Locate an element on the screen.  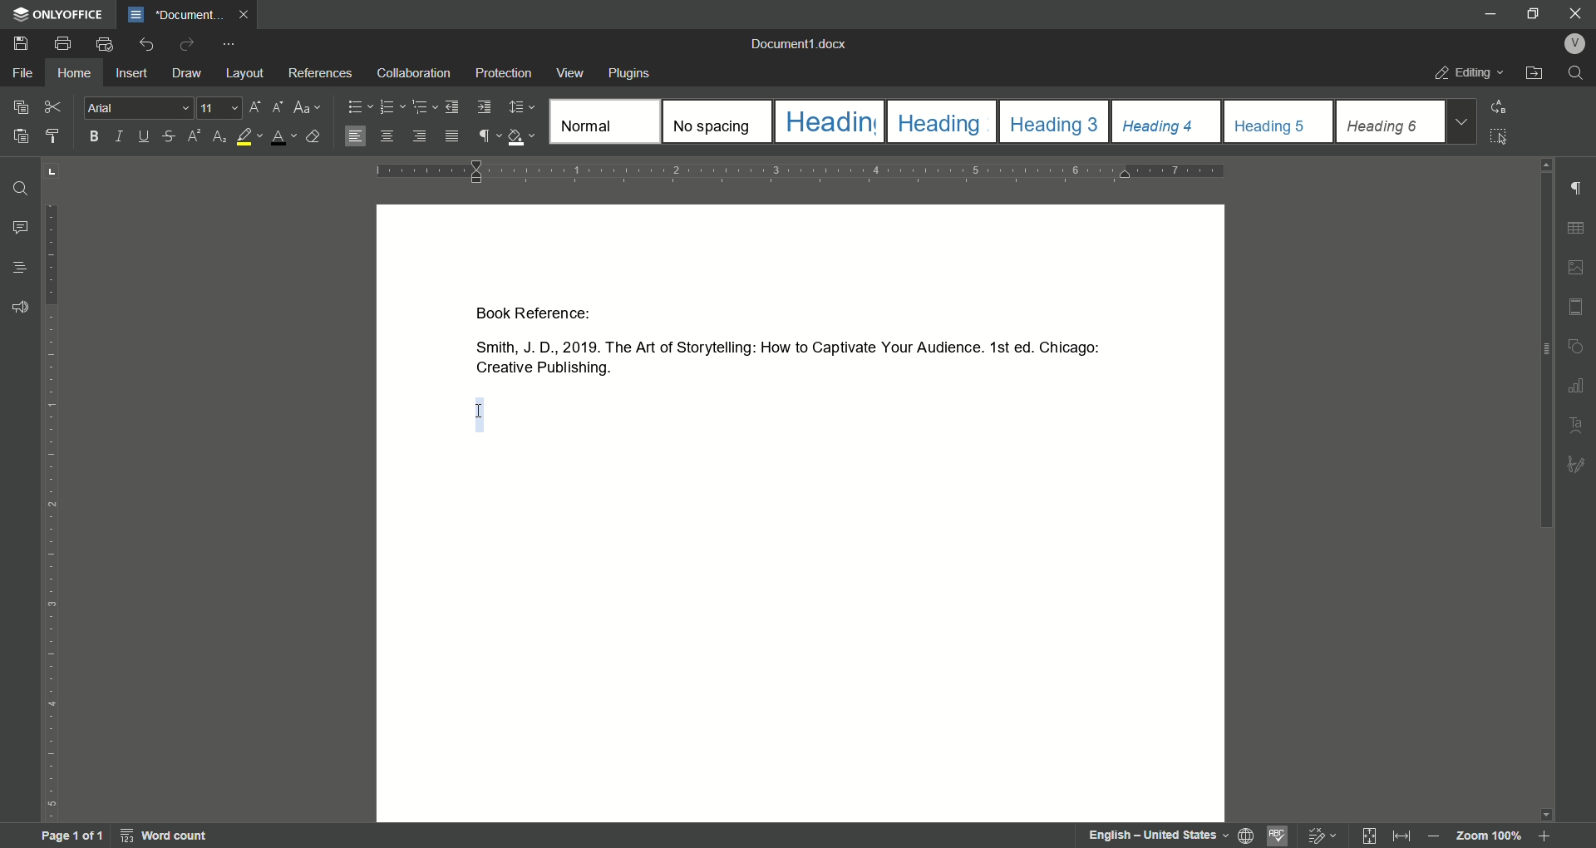
font name is located at coordinates (140, 108).